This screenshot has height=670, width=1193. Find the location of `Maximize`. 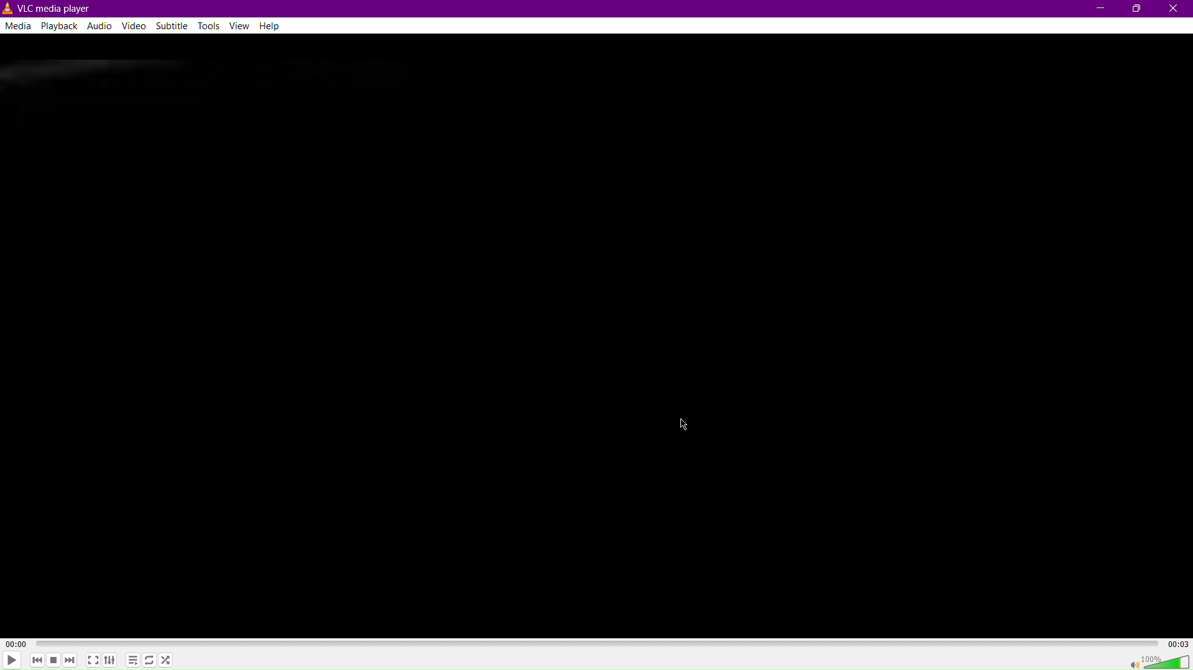

Maximize is located at coordinates (1138, 9).